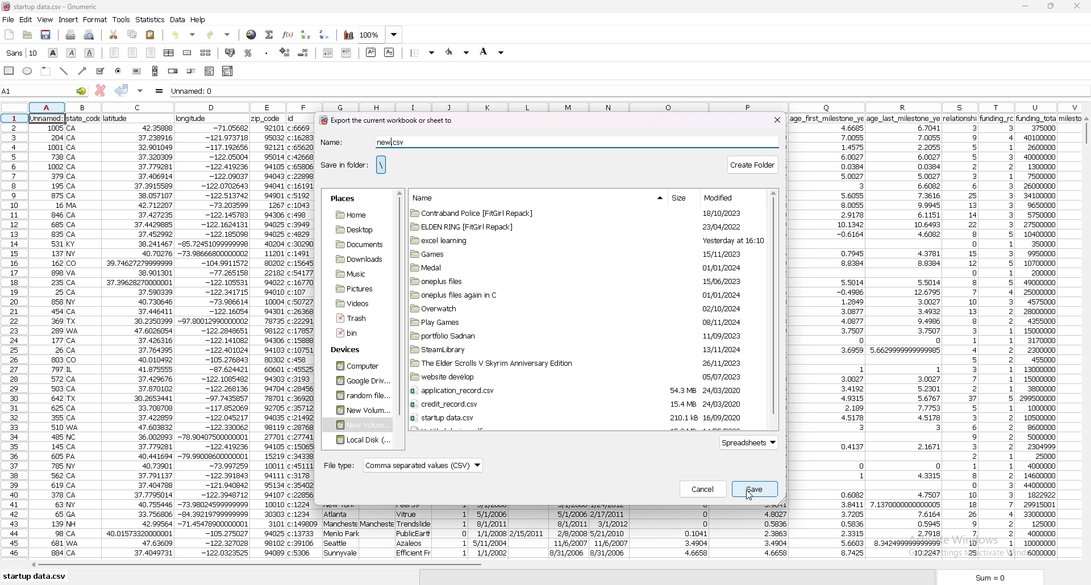  What do you see at coordinates (578, 267) in the screenshot?
I see `folder` at bounding box center [578, 267].